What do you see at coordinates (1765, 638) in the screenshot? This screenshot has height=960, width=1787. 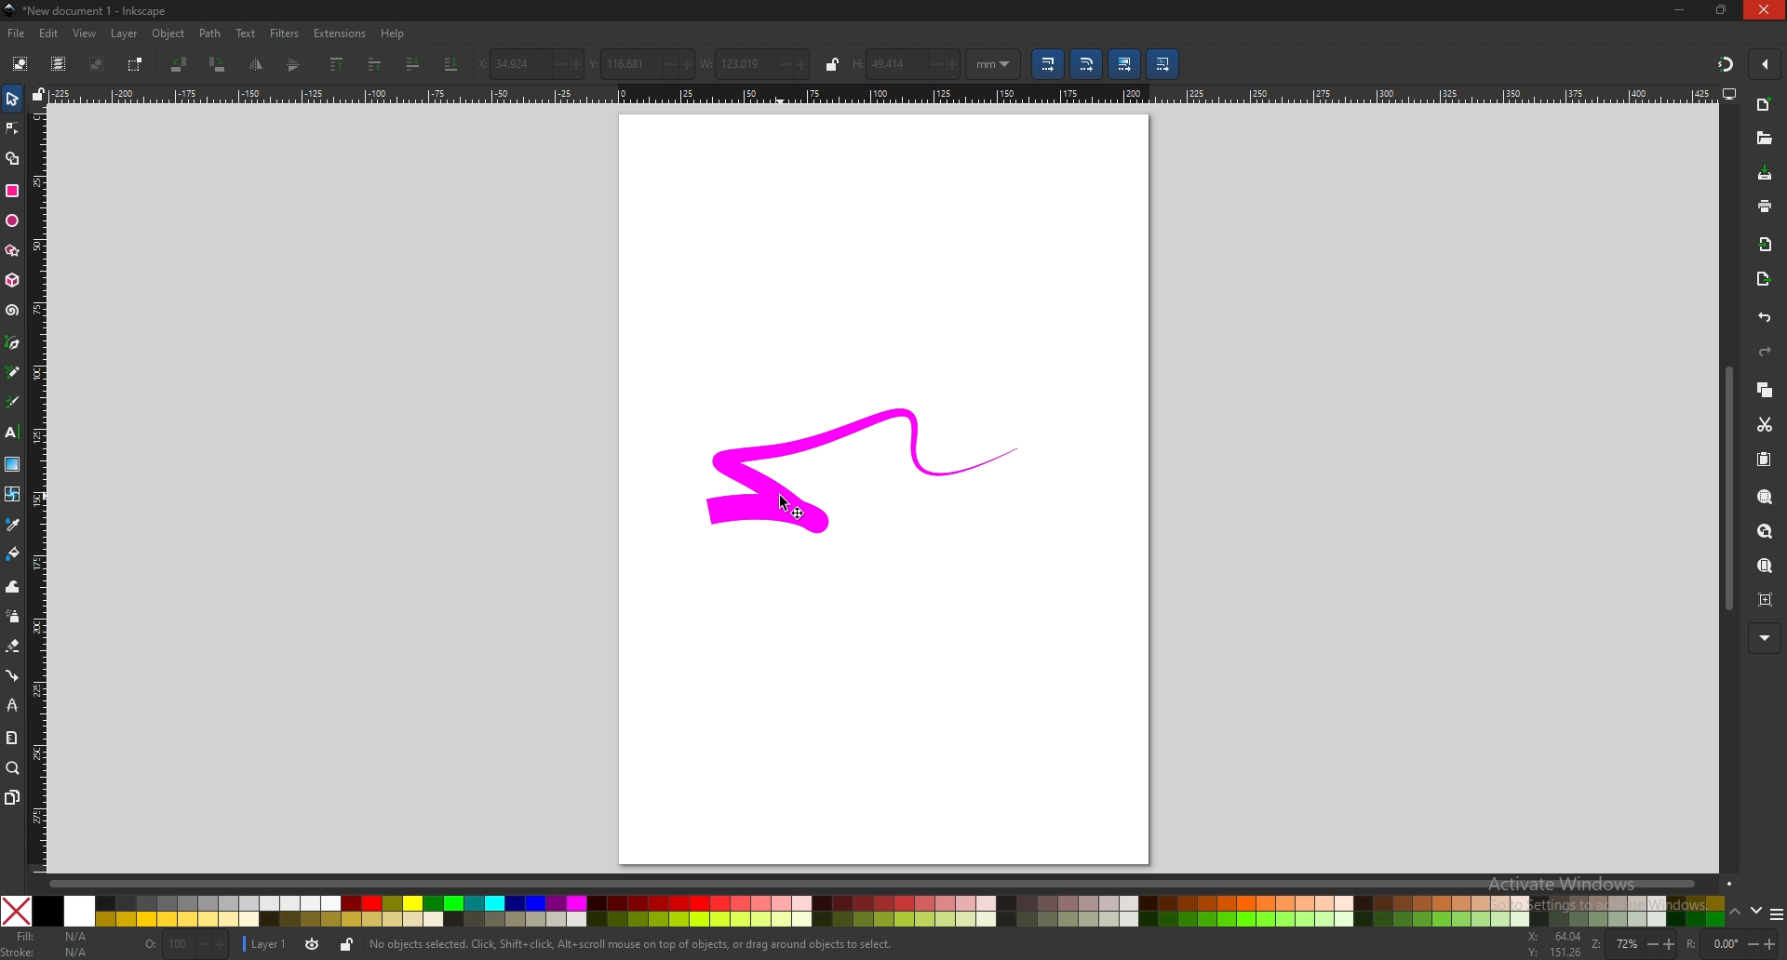 I see `more` at bounding box center [1765, 638].